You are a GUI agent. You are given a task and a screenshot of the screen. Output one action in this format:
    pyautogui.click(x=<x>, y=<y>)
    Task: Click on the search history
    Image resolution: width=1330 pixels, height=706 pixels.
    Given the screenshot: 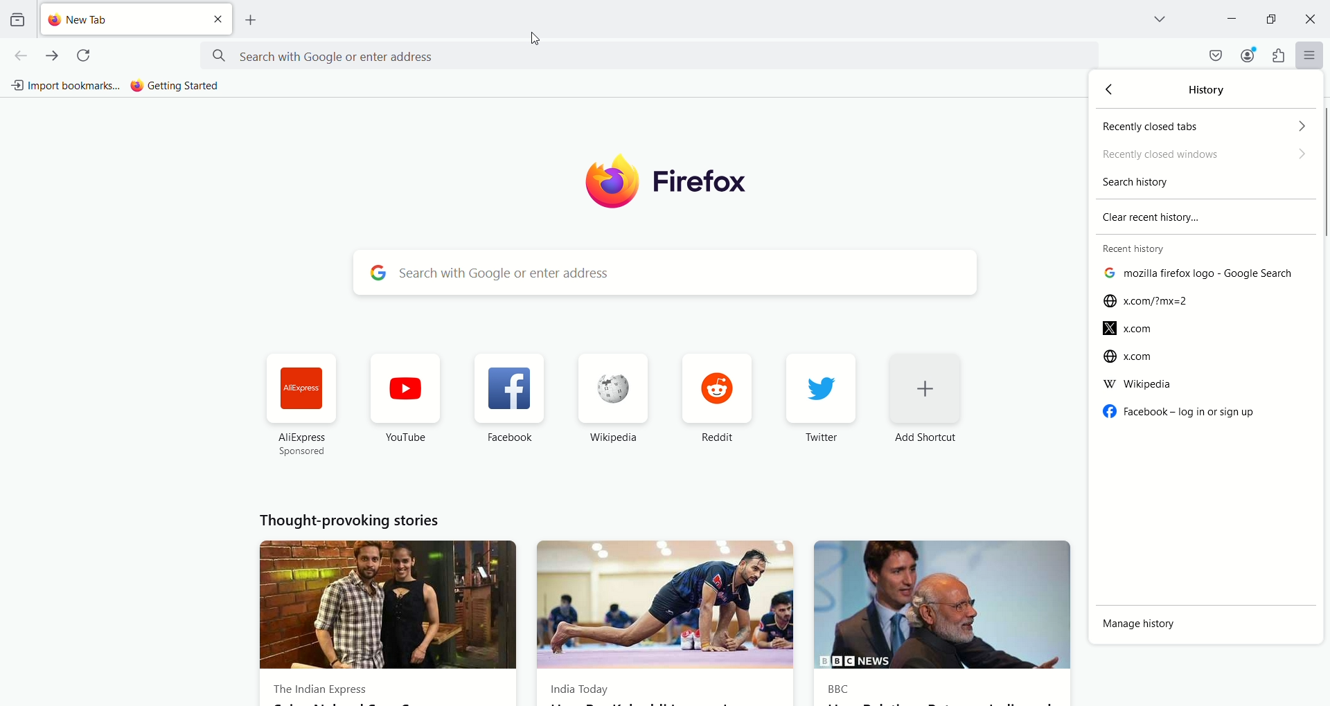 What is the action you would take?
    pyautogui.click(x=1209, y=187)
    